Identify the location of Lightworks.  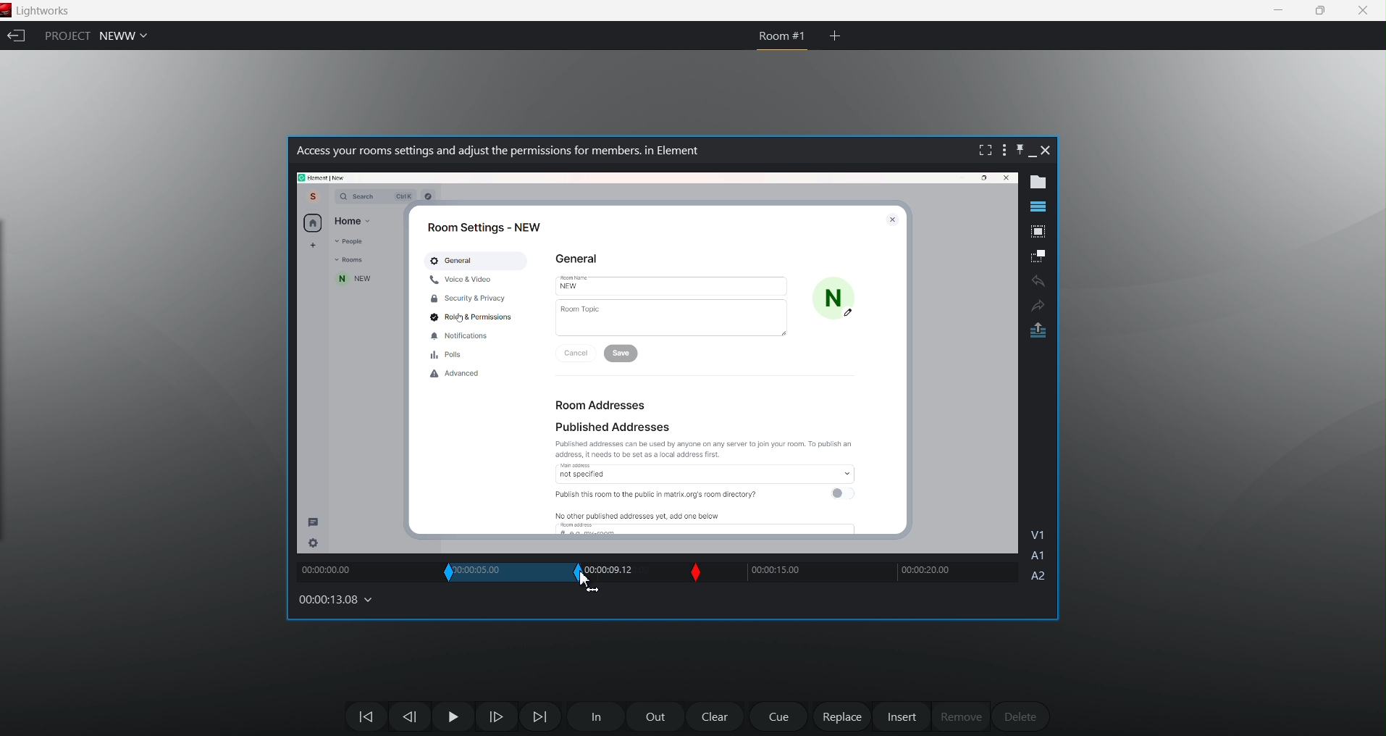
(49, 12).